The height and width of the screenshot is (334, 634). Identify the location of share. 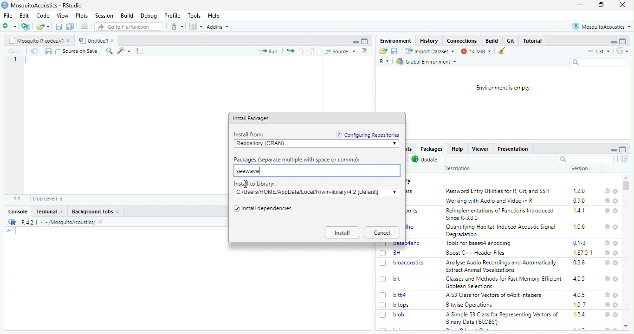
(383, 51).